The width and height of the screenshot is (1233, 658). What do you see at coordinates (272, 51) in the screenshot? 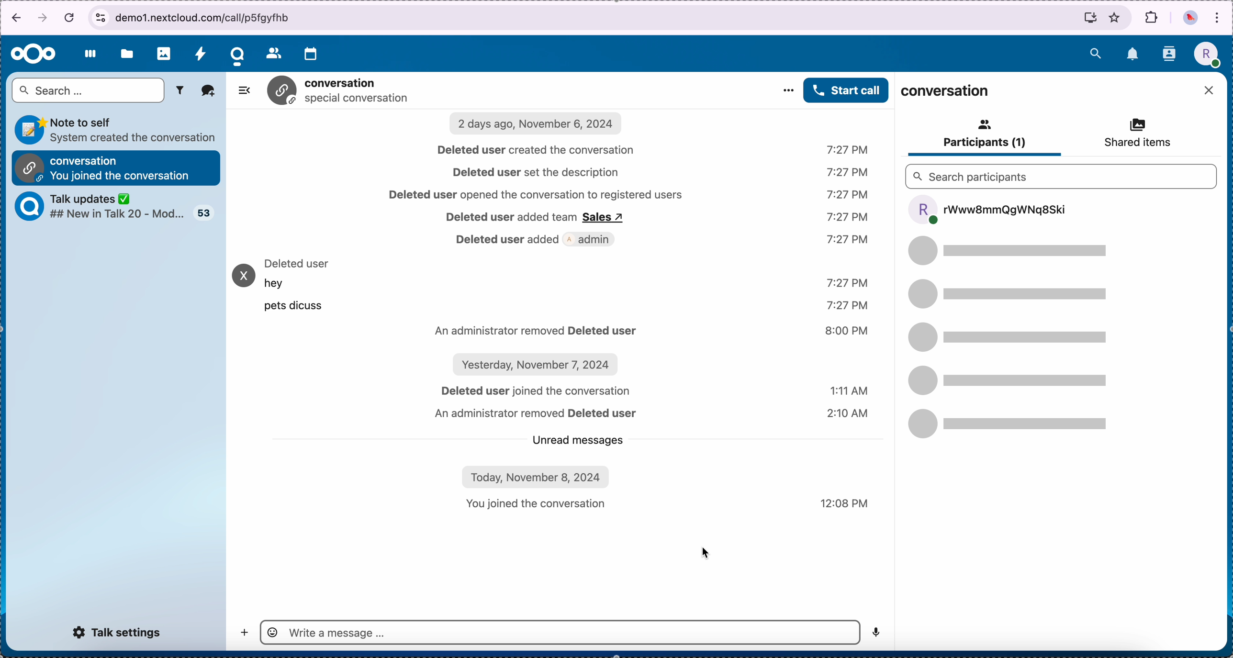
I see `contacts` at bounding box center [272, 51].